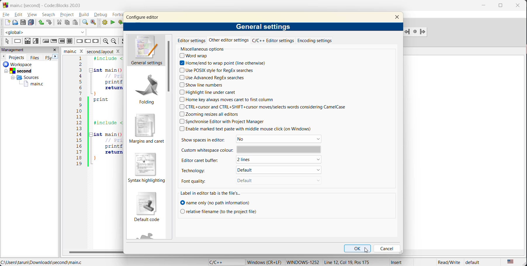 The height and width of the screenshot is (266, 527). Describe the element at coordinates (147, 51) in the screenshot. I see `general settings` at that location.